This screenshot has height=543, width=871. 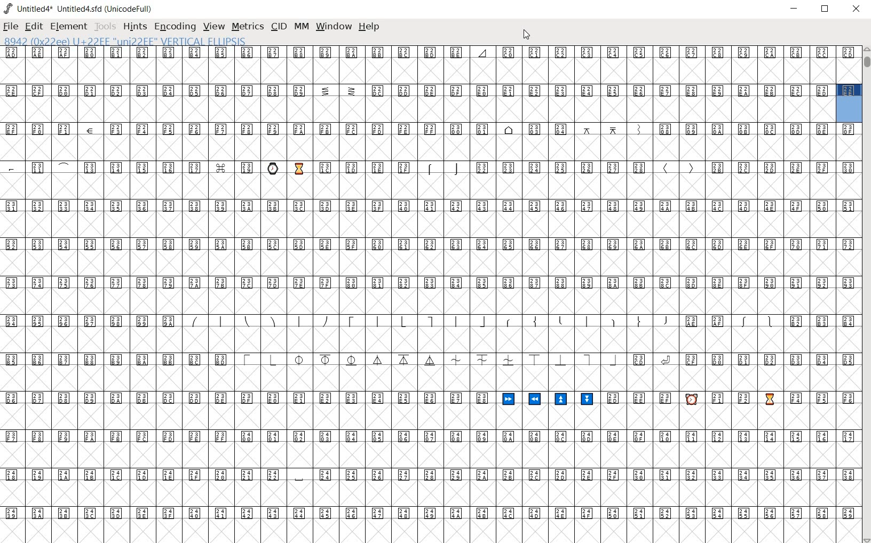 What do you see at coordinates (301, 28) in the screenshot?
I see `MM` at bounding box center [301, 28].